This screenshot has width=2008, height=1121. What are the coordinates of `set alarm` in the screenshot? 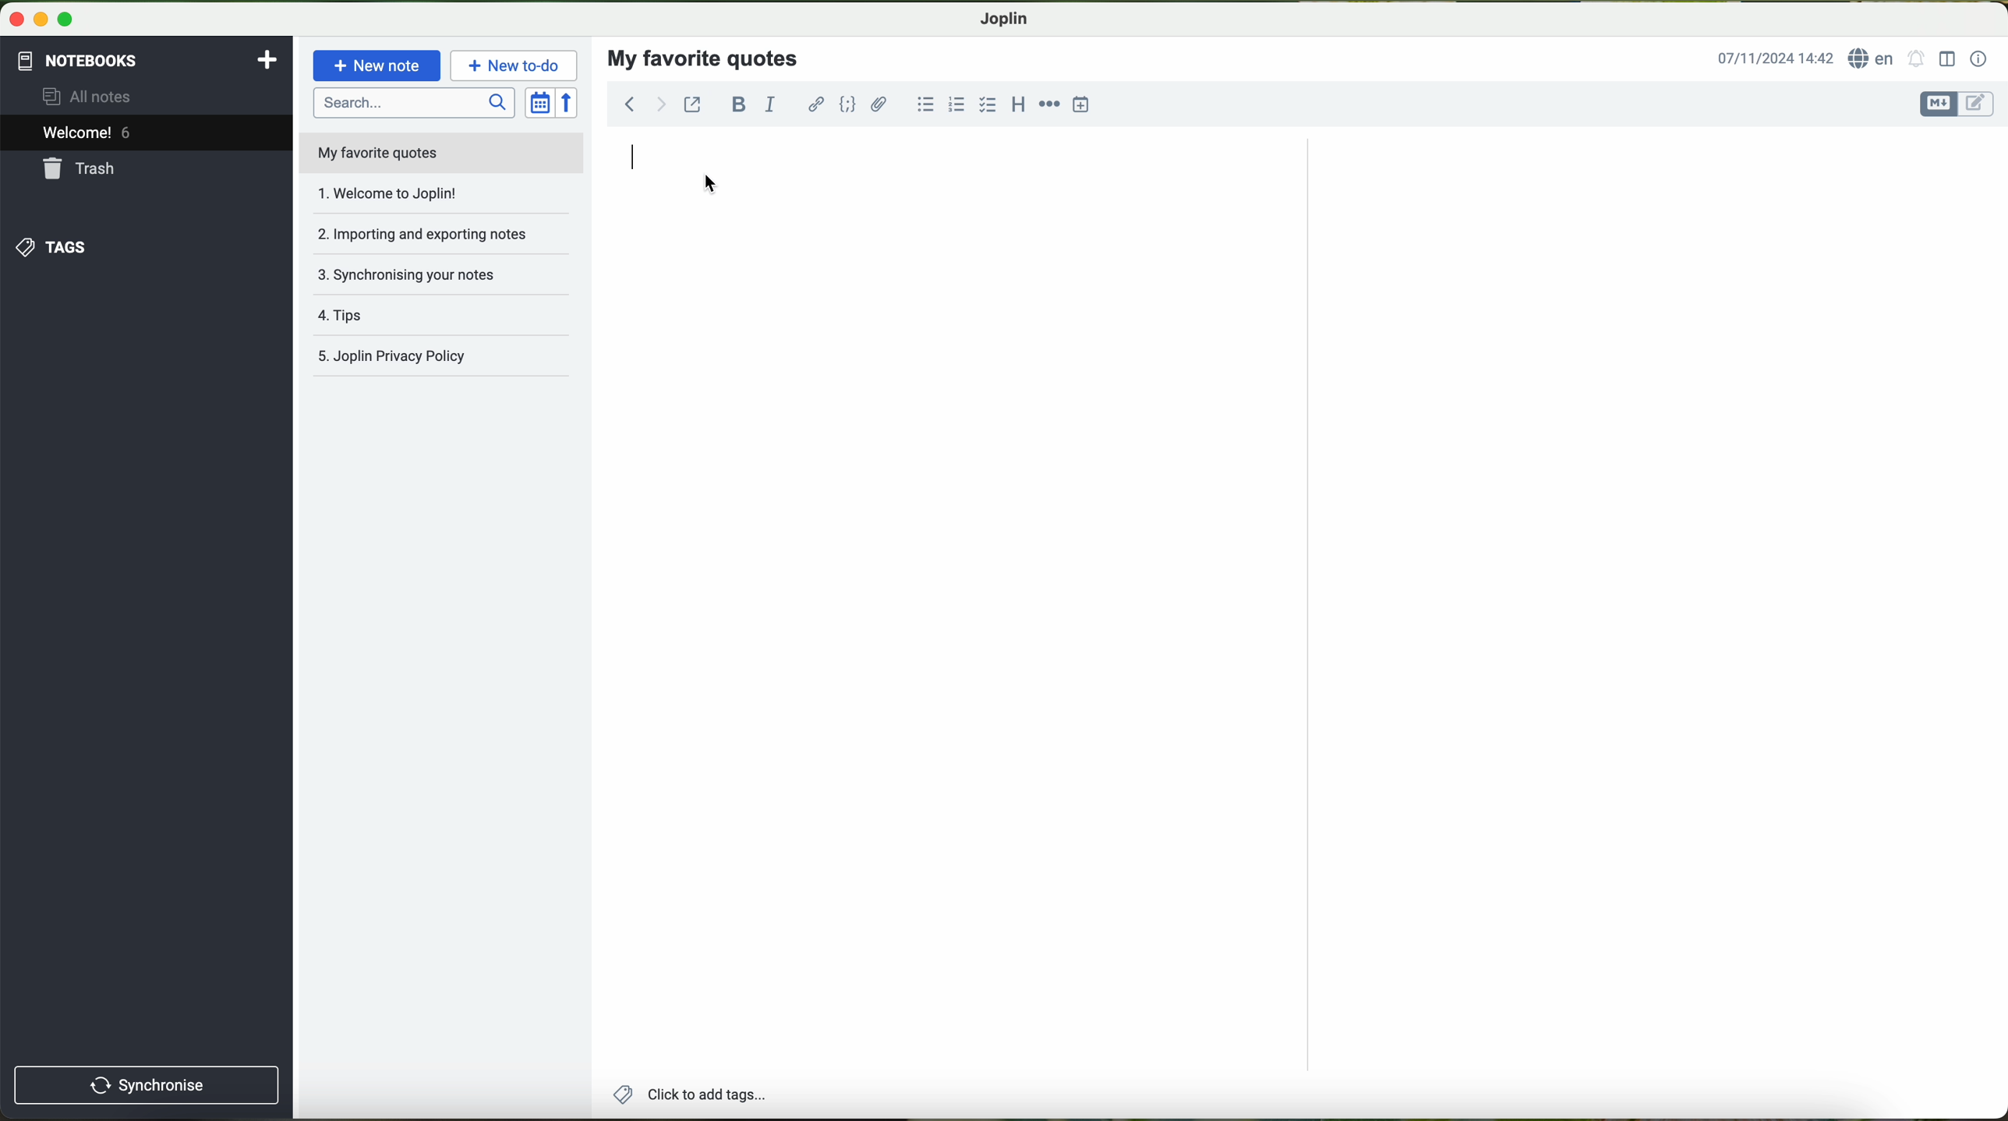 It's located at (1916, 62).